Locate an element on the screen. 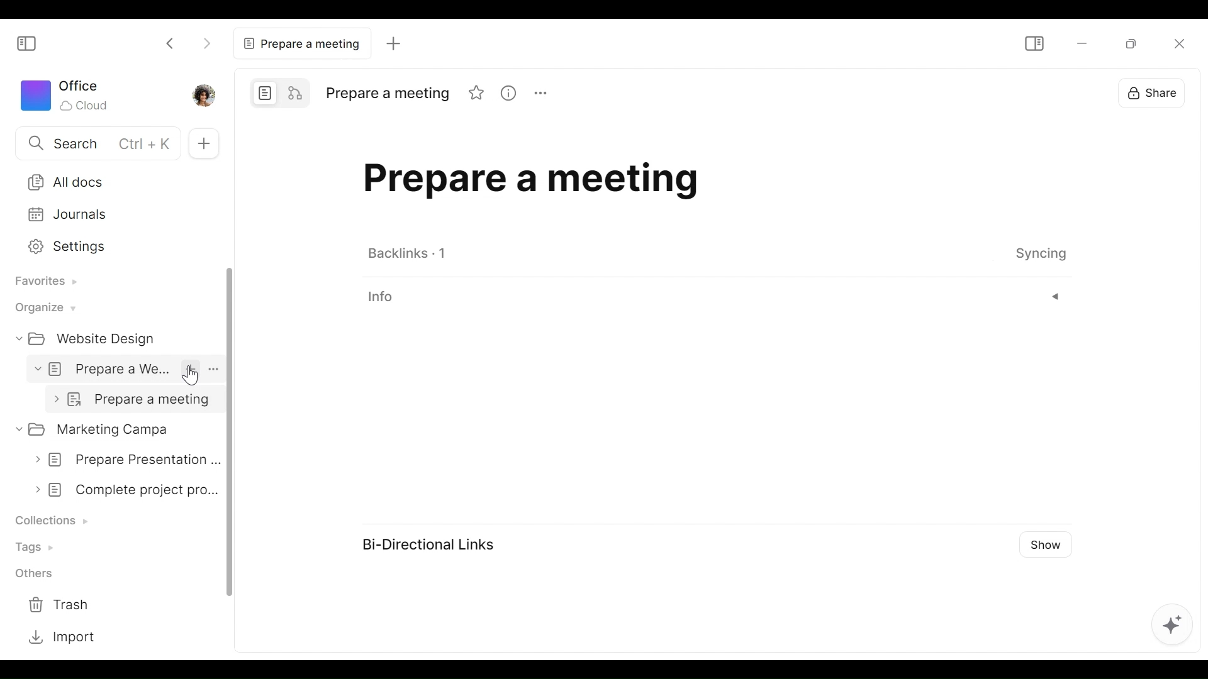  more is located at coordinates (544, 92).